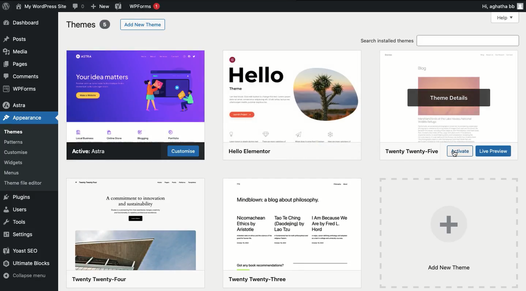  Describe the element at coordinates (15, 221) in the screenshot. I see `Tools` at that location.